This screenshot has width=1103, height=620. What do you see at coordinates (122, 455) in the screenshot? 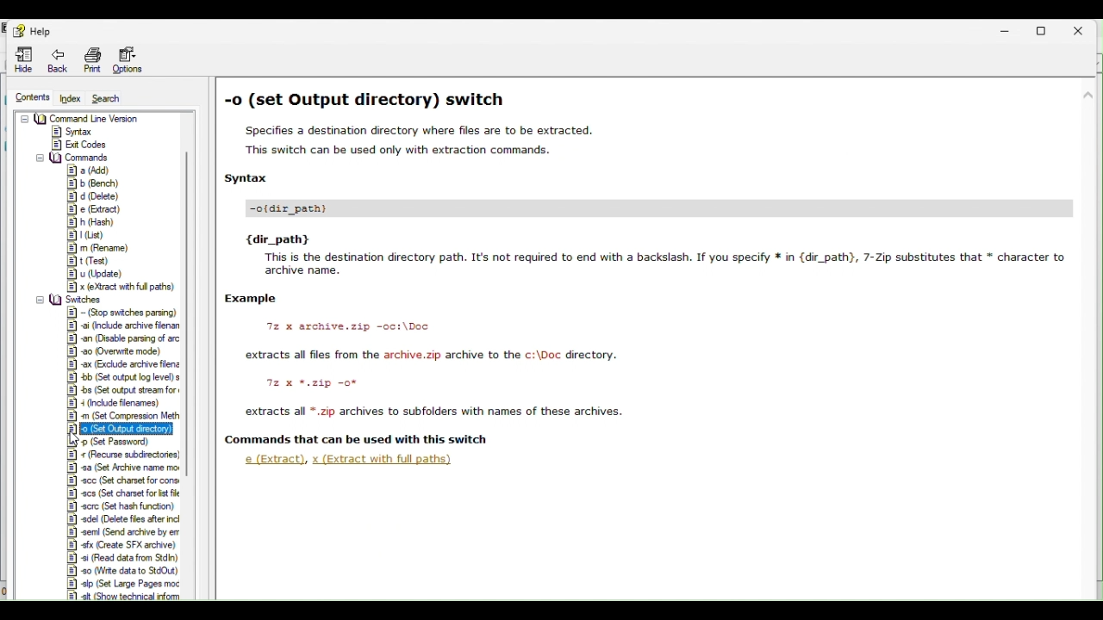
I see `recurse subdirectories` at bounding box center [122, 455].